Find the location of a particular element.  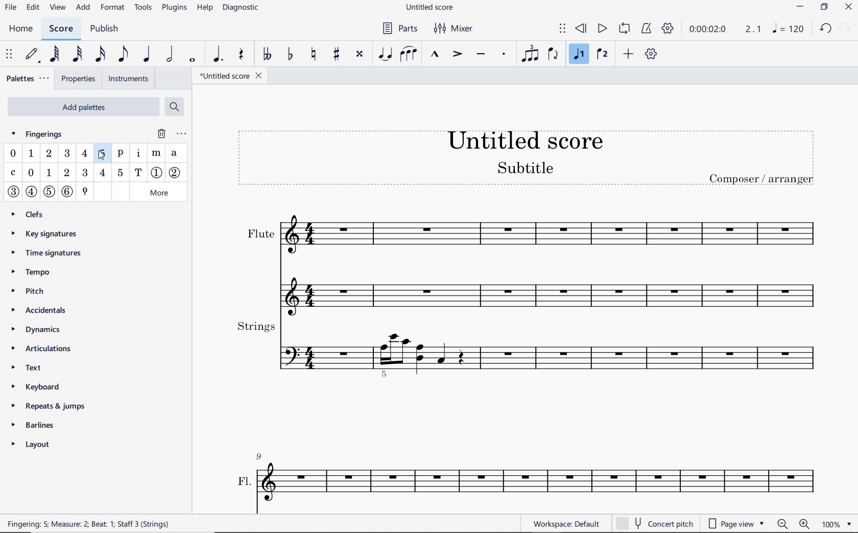

publish is located at coordinates (108, 29).